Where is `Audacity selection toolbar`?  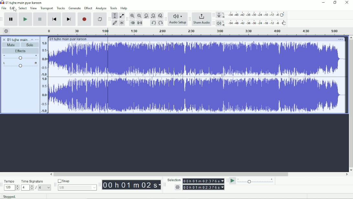
Audacity selection toolbar is located at coordinates (165, 185).